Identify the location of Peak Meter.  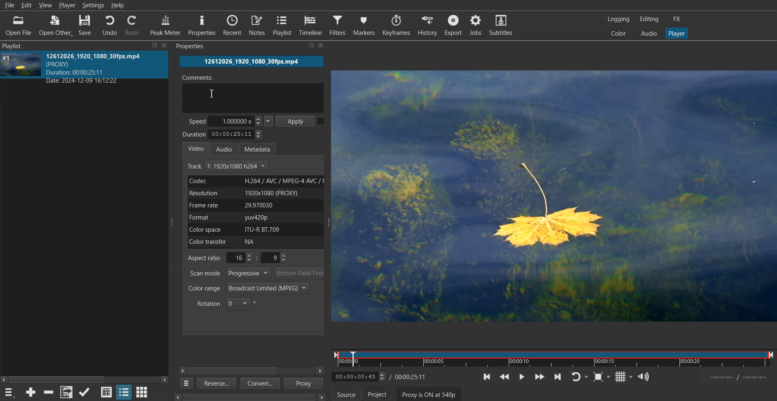
(166, 24).